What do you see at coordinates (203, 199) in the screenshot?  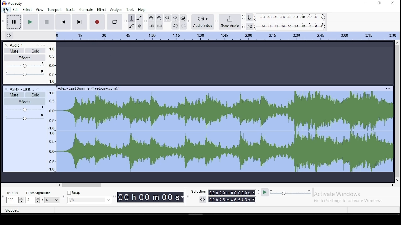 I see `settings` at bounding box center [203, 199].